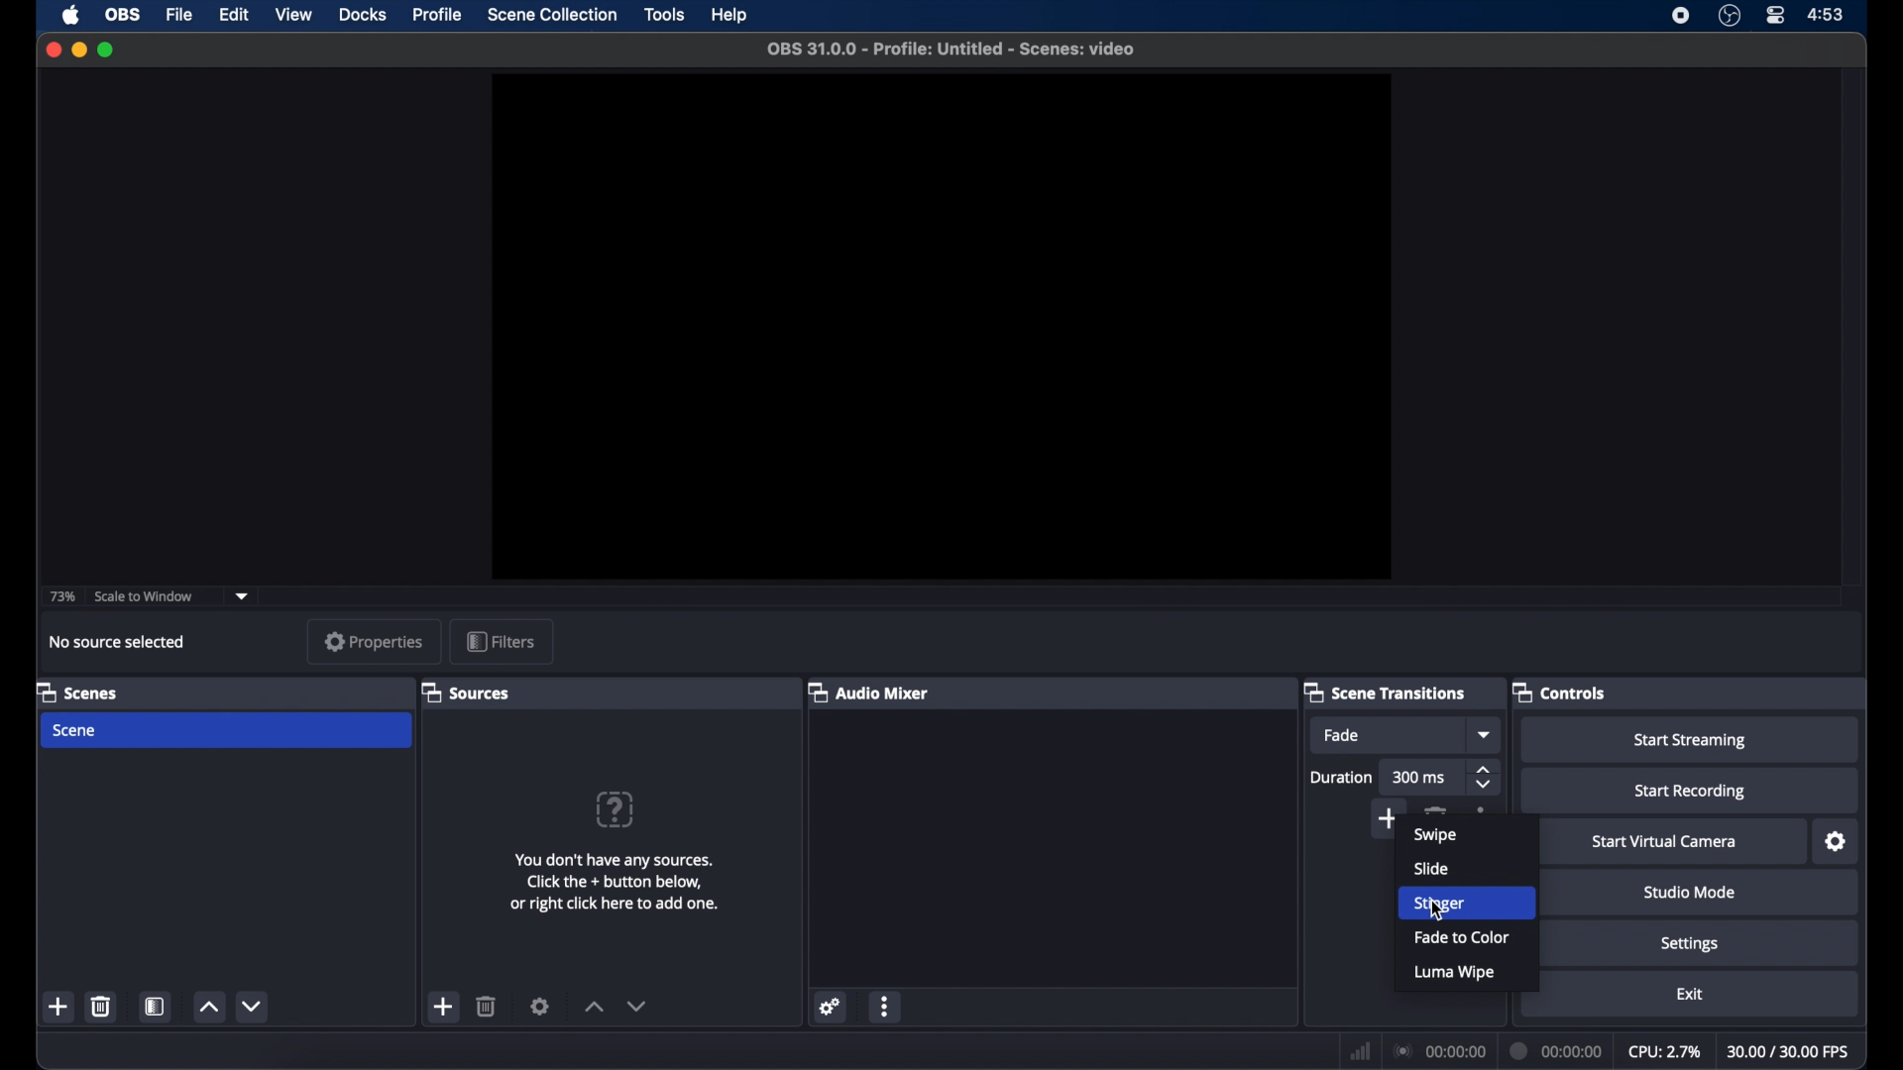 The image size is (1903, 1070). What do you see at coordinates (374, 641) in the screenshot?
I see `properties` at bounding box center [374, 641].